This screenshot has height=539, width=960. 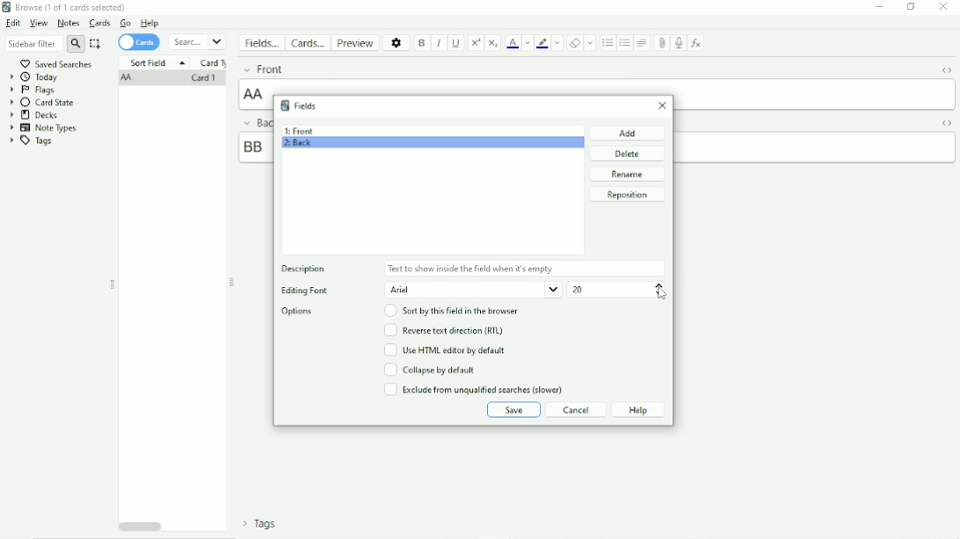 I want to click on Increment value, so click(x=659, y=285).